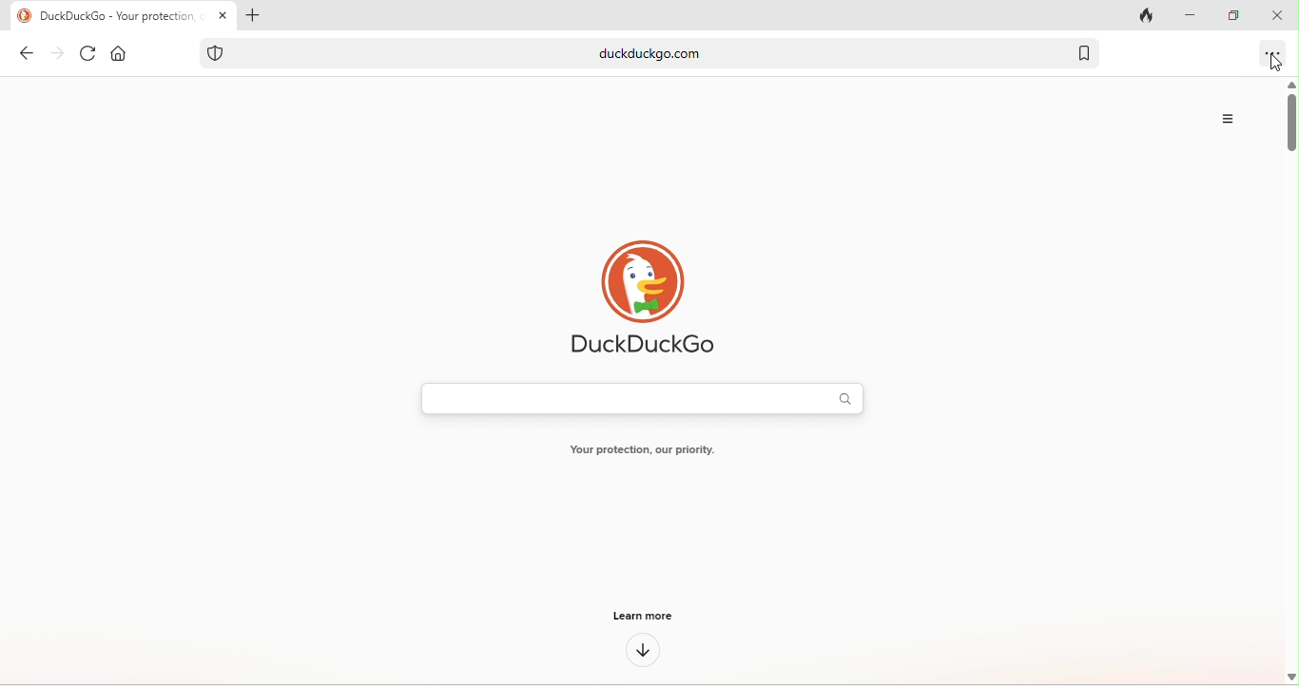 The image size is (1299, 686). Describe the element at coordinates (1277, 64) in the screenshot. I see `cursor` at that location.